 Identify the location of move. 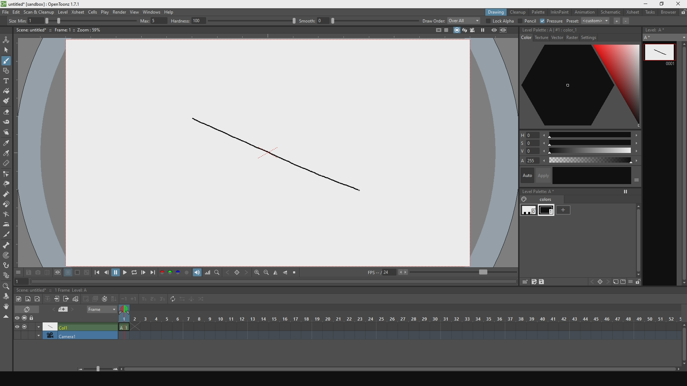
(8, 133).